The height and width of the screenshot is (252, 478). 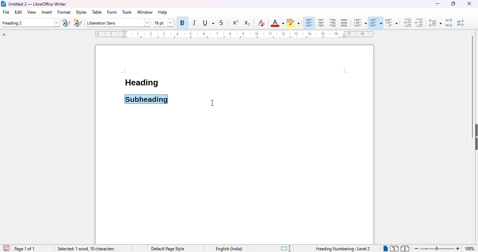 I want to click on book view, so click(x=405, y=248).